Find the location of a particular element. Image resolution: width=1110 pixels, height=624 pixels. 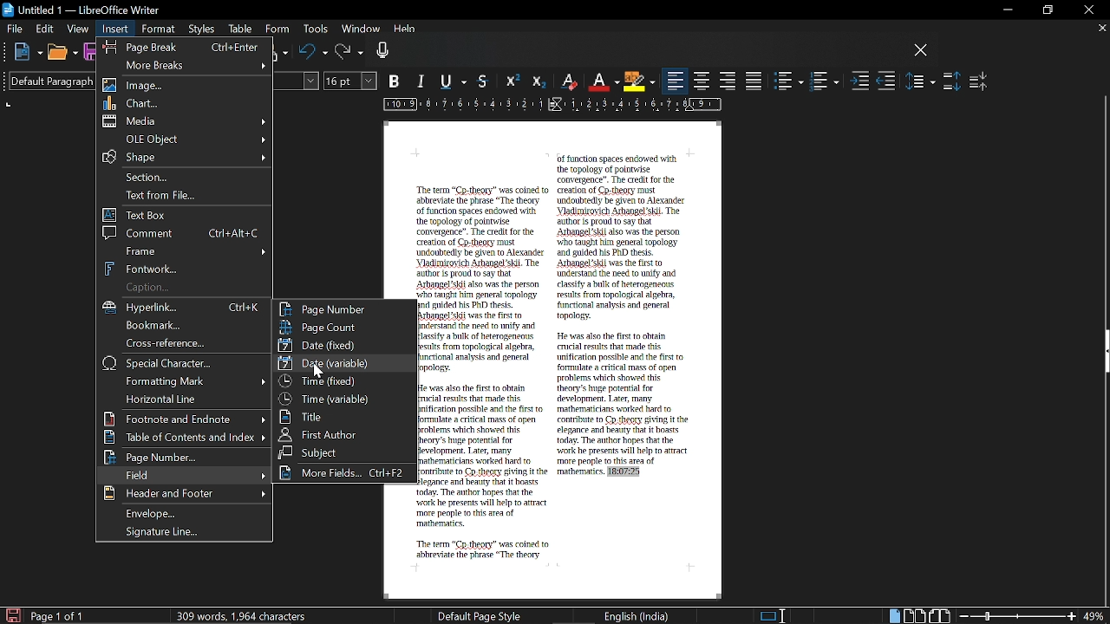

Envelope is located at coordinates (186, 513).